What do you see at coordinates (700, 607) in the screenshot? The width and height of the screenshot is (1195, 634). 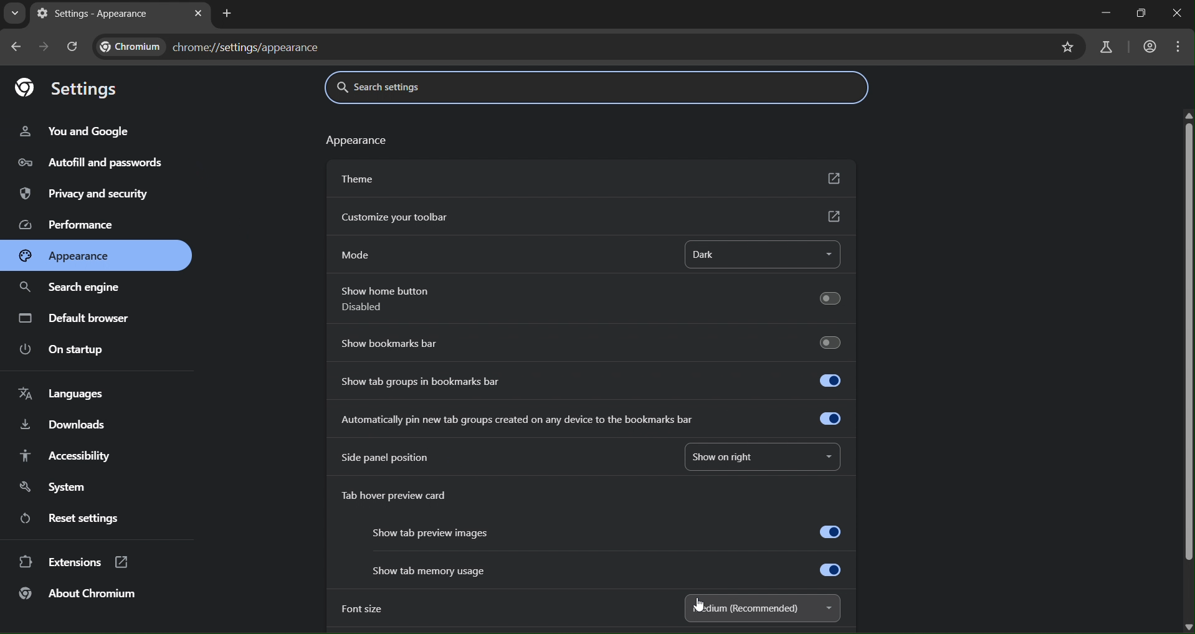 I see `cursor` at bounding box center [700, 607].